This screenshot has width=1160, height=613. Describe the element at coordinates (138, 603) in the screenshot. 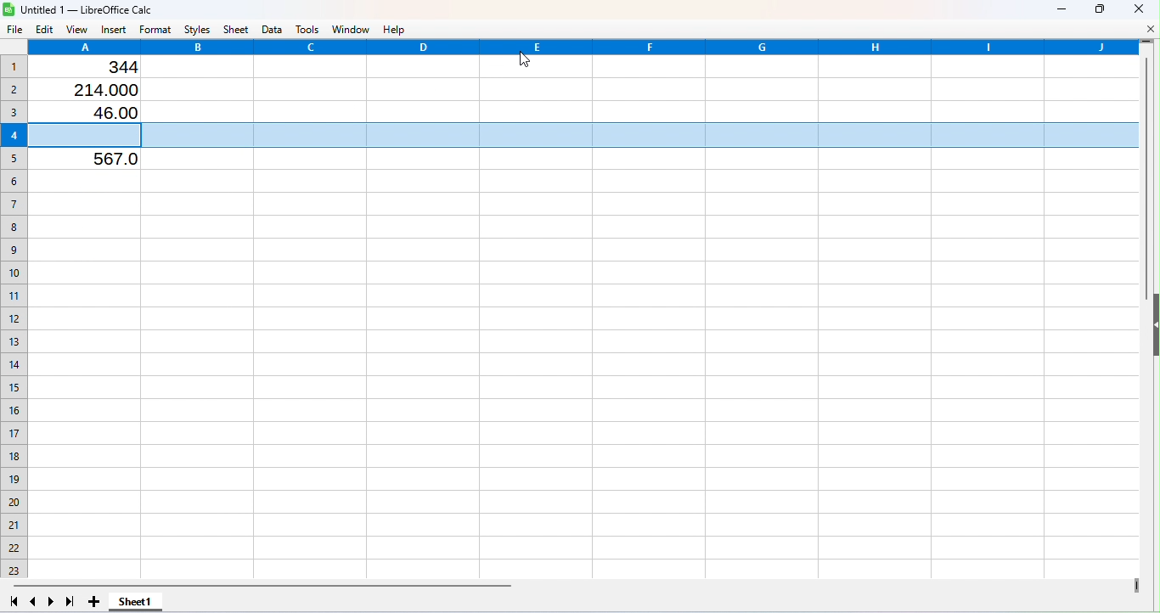

I see `Sheet1` at that location.